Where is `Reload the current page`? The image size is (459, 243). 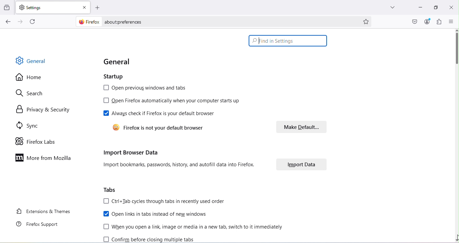
Reload the current page is located at coordinates (32, 22).